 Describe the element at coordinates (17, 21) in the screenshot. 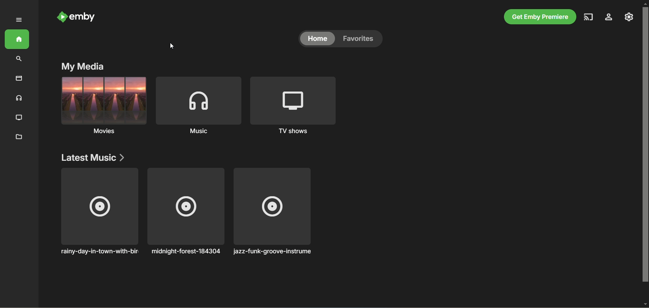

I see `Expand` at that location.